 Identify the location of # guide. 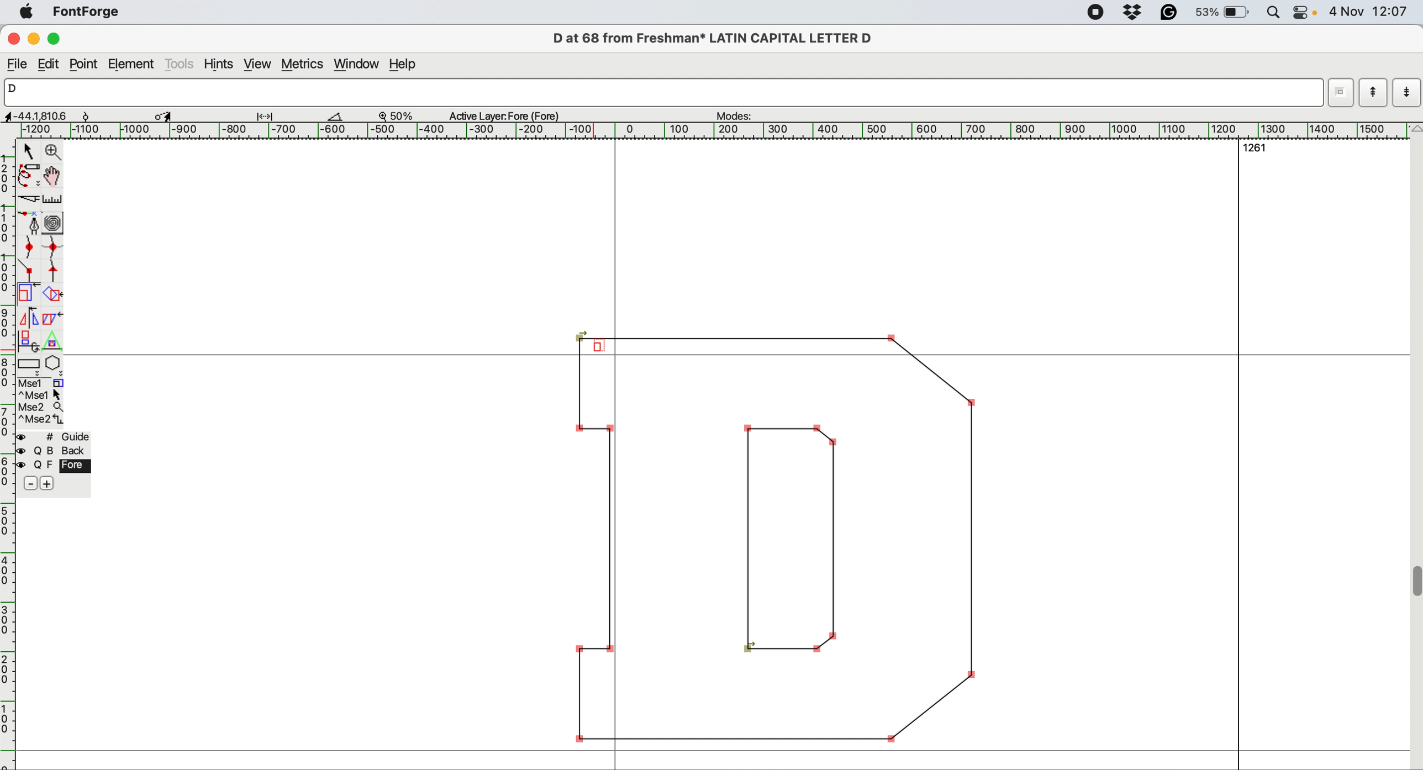
(58, 437).